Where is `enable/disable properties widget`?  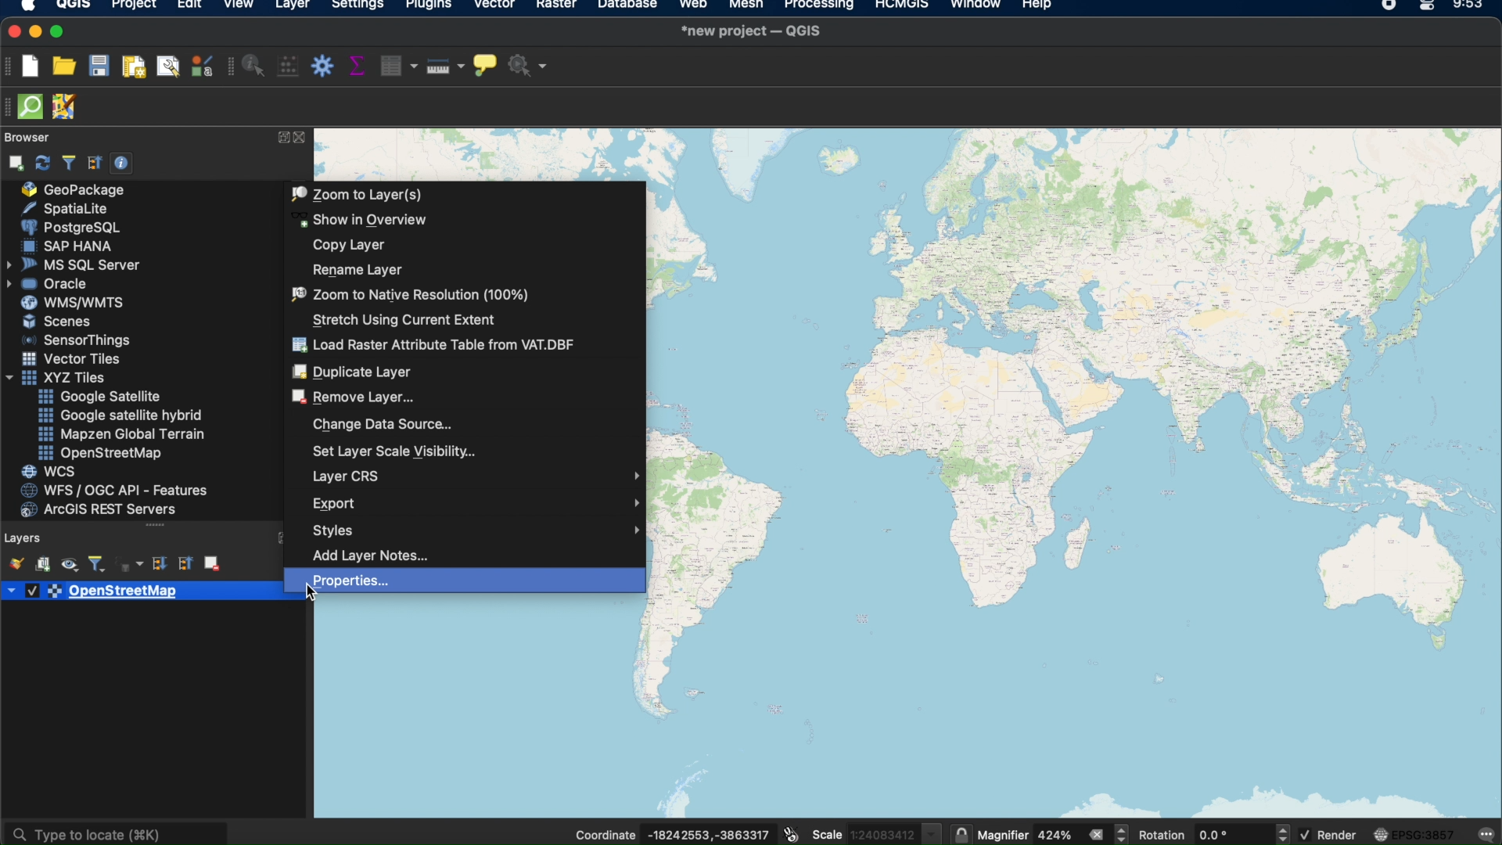 enable/disable properties widget is located at coordinates (121, 163).